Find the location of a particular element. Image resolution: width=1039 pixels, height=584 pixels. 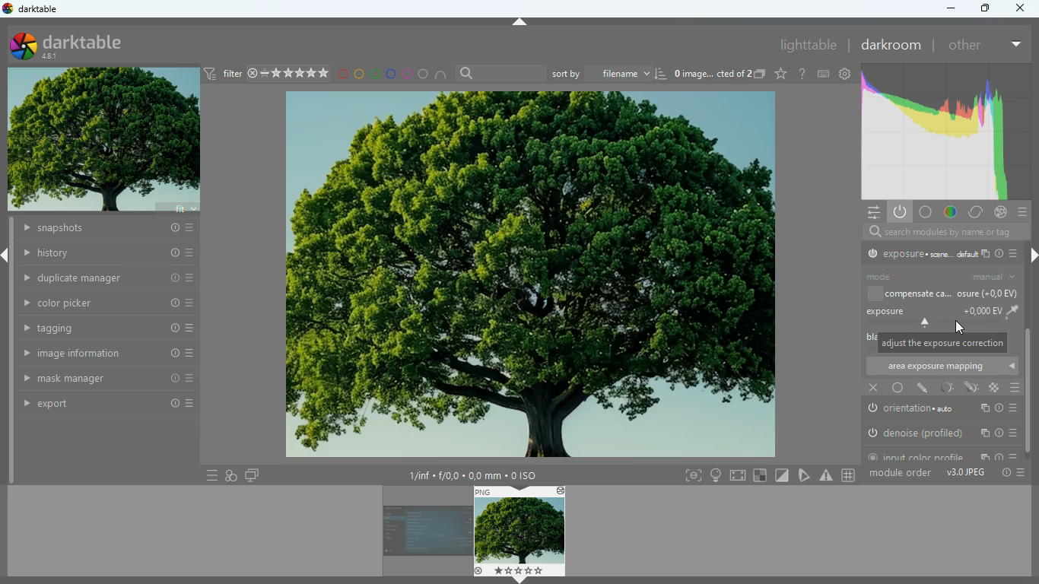

denoise is located at coordinates (942, 432).